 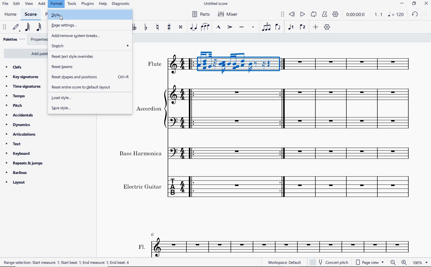 What do you see at coordinates (329, 262) in the screenshot?
I see `concert pitch` at bounding box center [329, 262].